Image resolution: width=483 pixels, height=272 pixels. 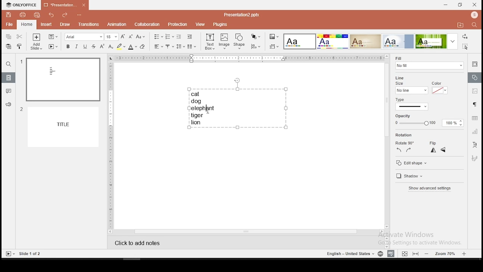 I want to click on decrease indent, so click(x=179, y=37).